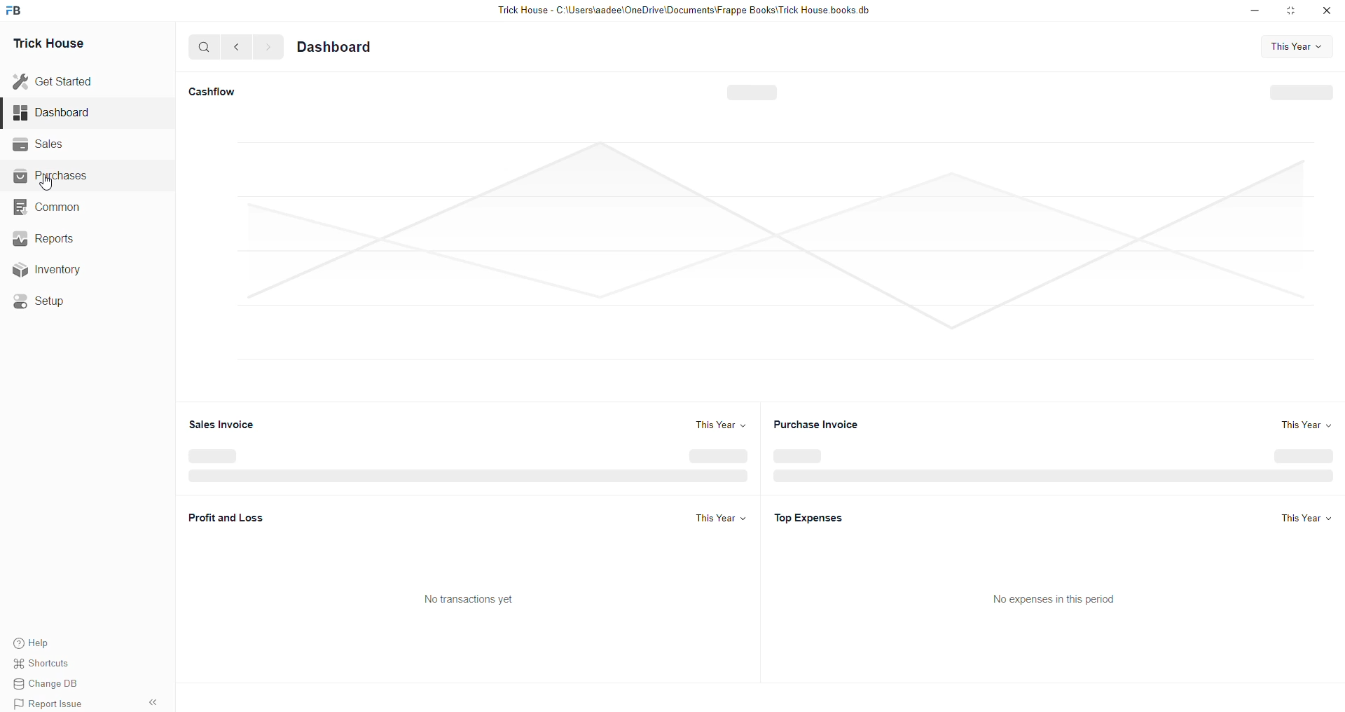  What do you see at coordinates (268, 47) in the screenshot?
I see `>` at bounding box center [268, 47].